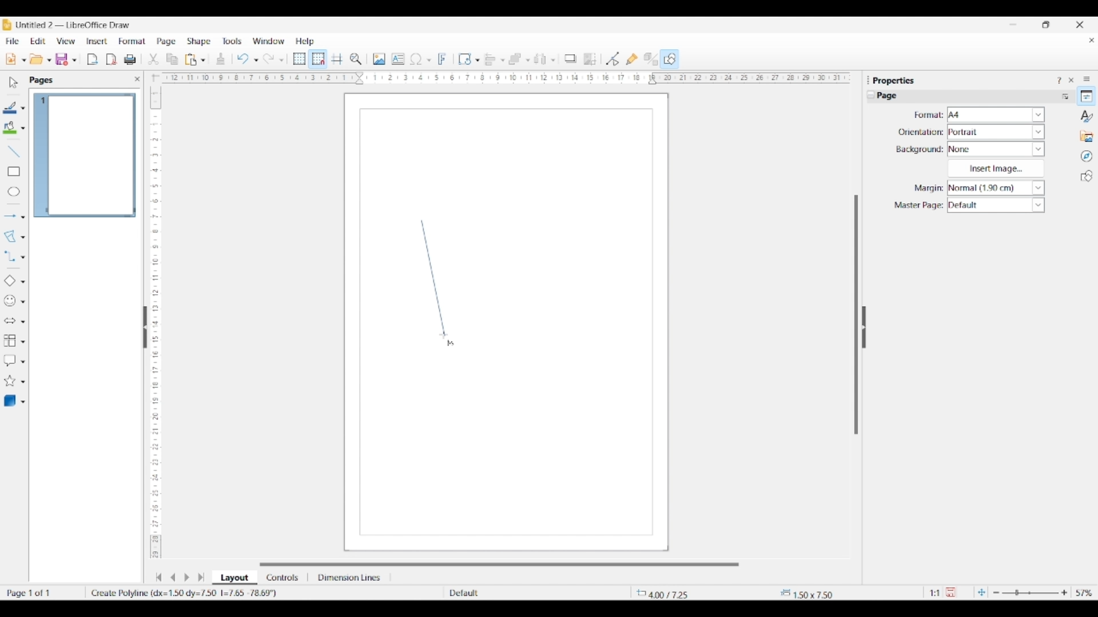 Image resolution: width=1098 pixels, height=617 pixels. What do you see at coordinates (996, 205) in the screenshot?
I see `Master page options` at bounding box center [996, 205].